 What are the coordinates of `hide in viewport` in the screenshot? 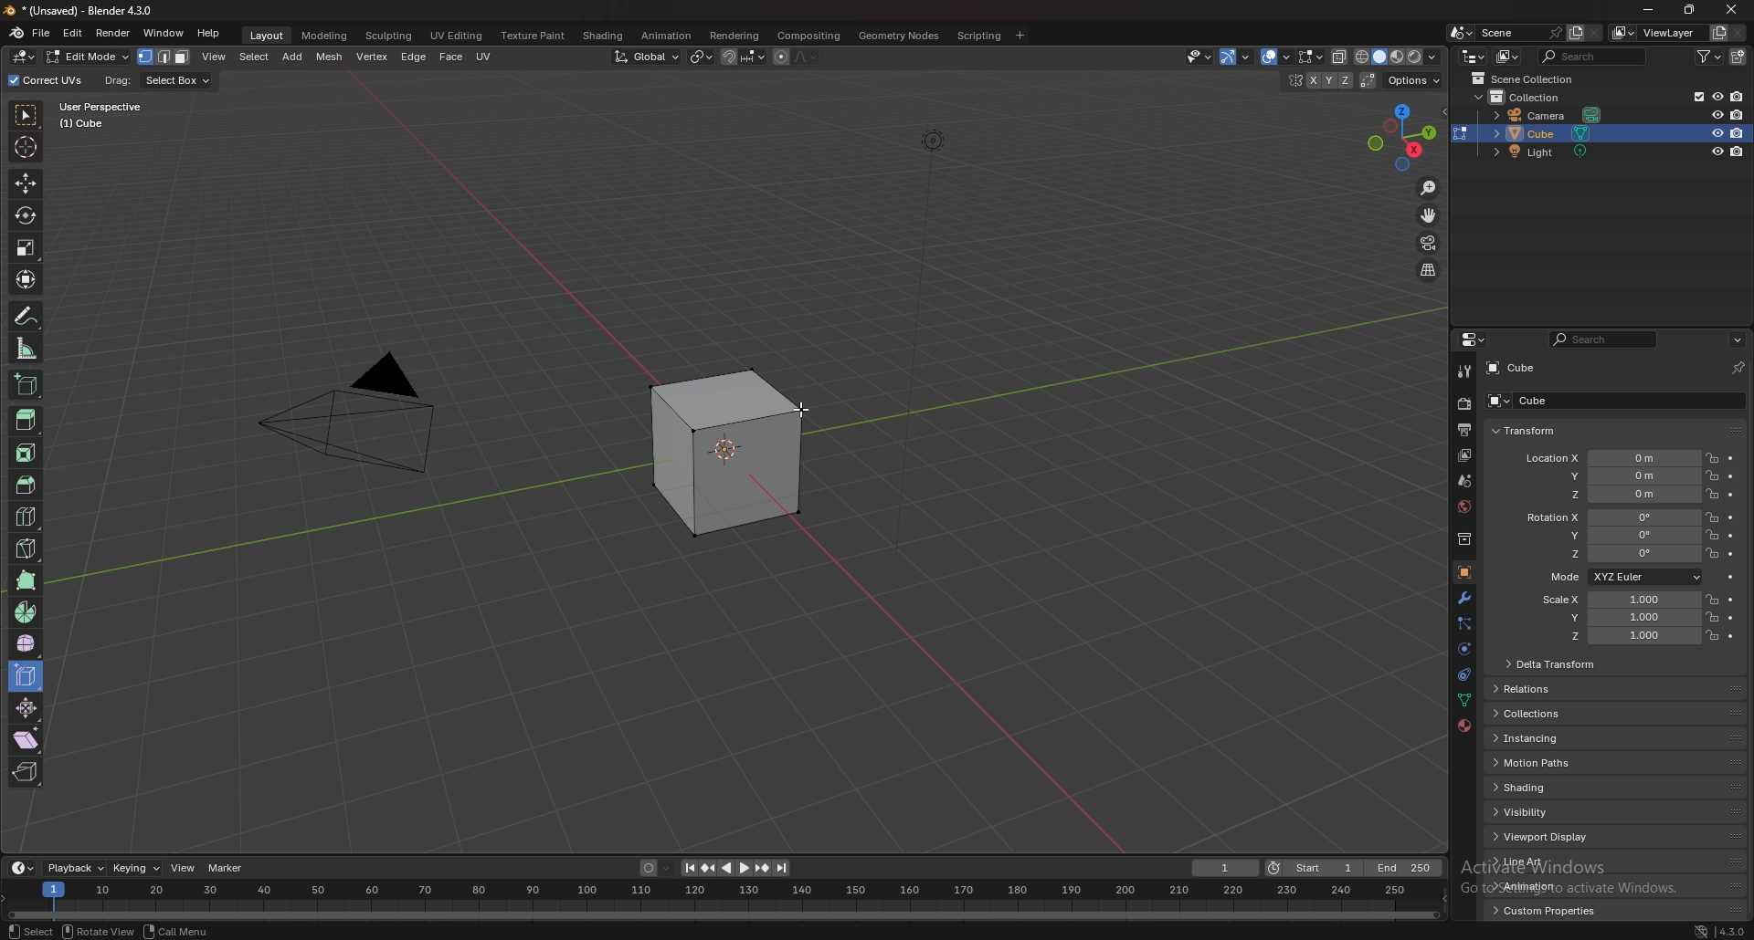 It's located at (1289, 100).